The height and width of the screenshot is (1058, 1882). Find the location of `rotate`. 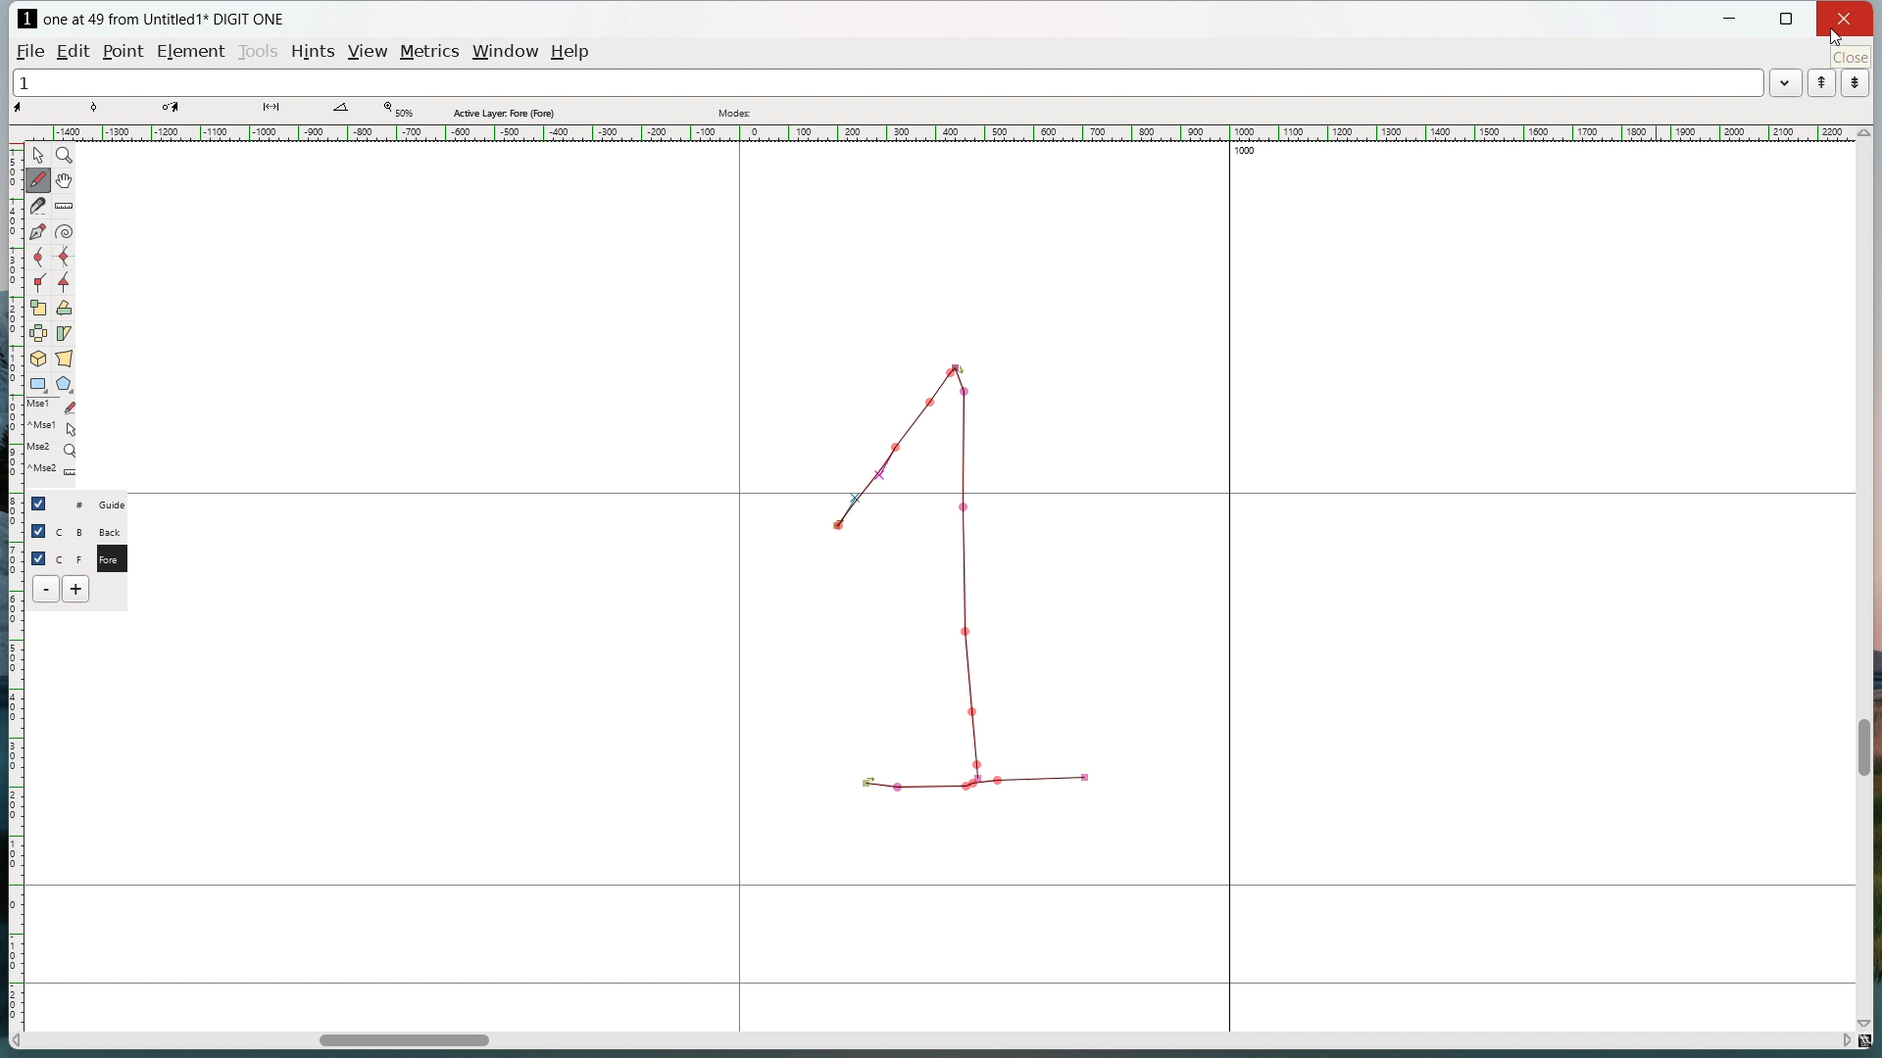

rotate is located at coordinates (64, 308).